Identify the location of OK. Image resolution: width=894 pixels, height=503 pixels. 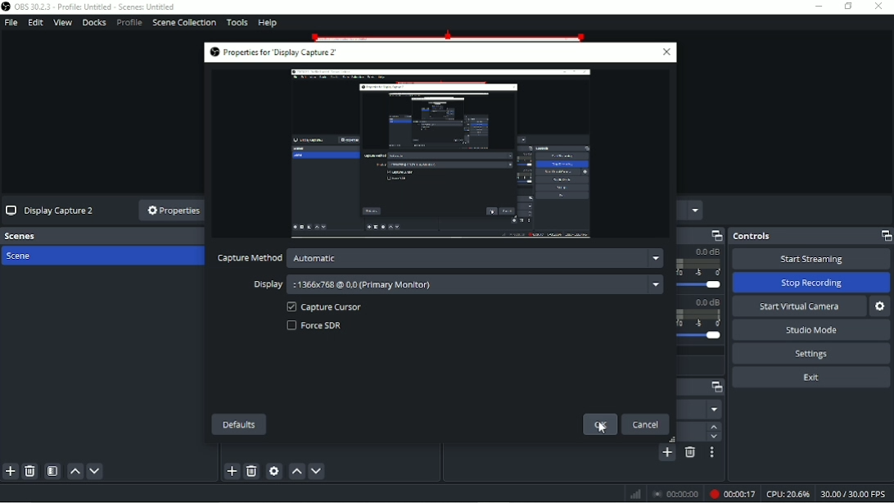
(599, 425).